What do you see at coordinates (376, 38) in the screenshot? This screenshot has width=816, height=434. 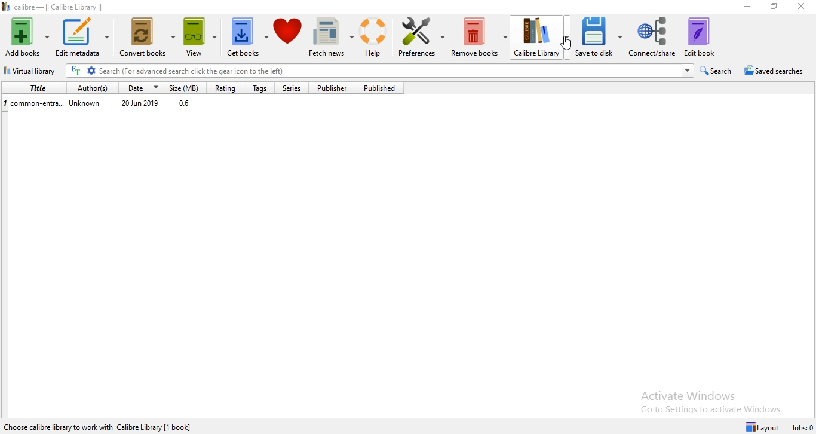 I see `Help` at bounding box center [376, 38].